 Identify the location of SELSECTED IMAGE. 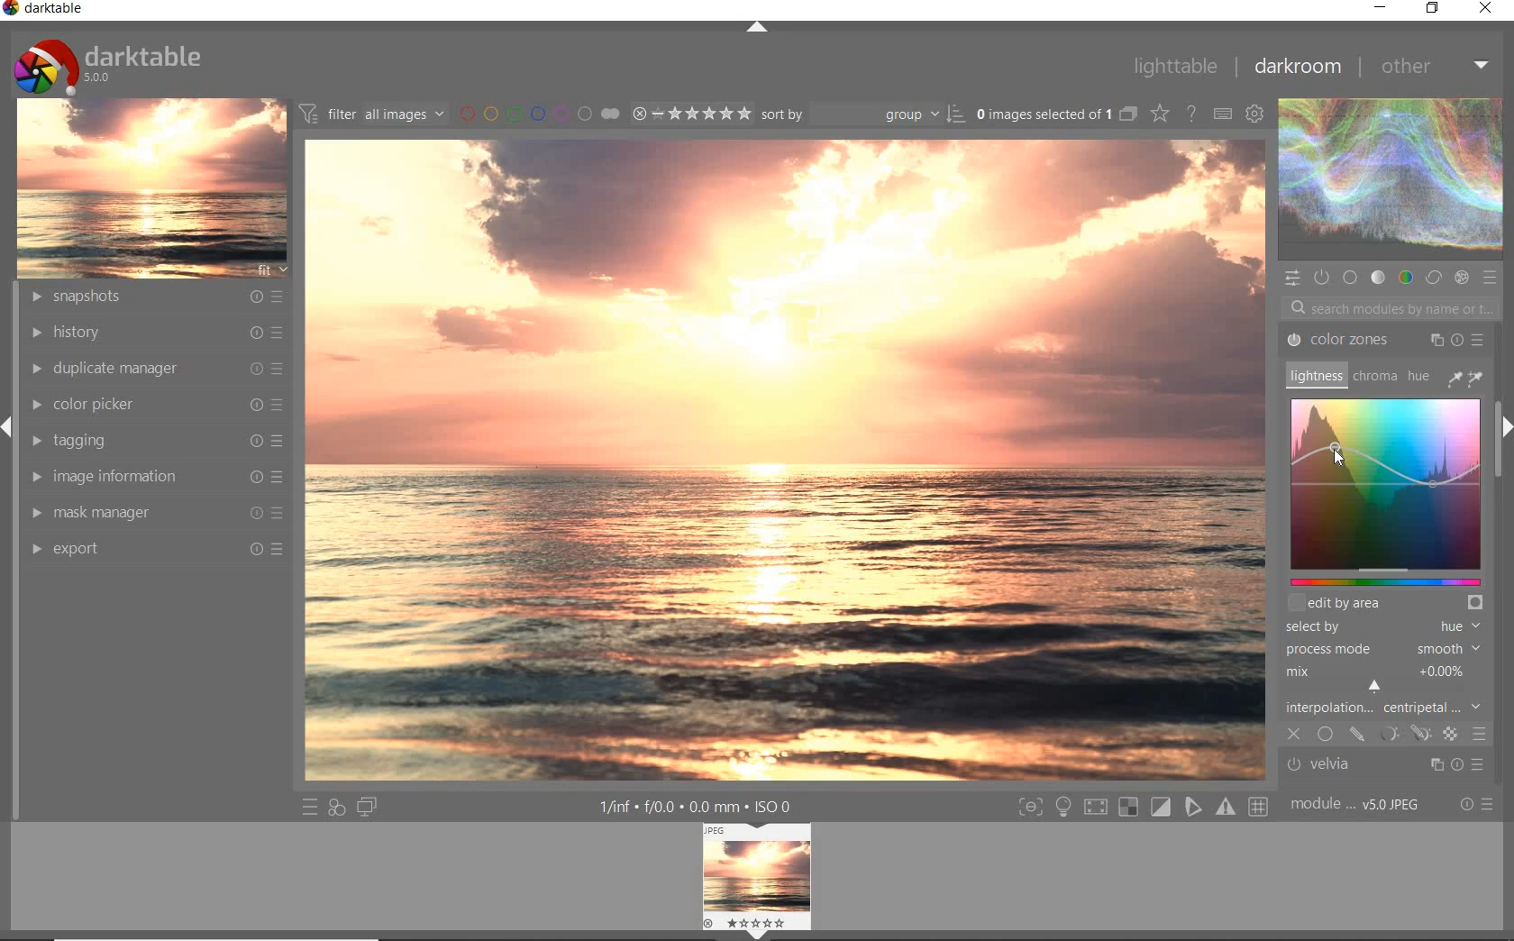
(1040, 114).